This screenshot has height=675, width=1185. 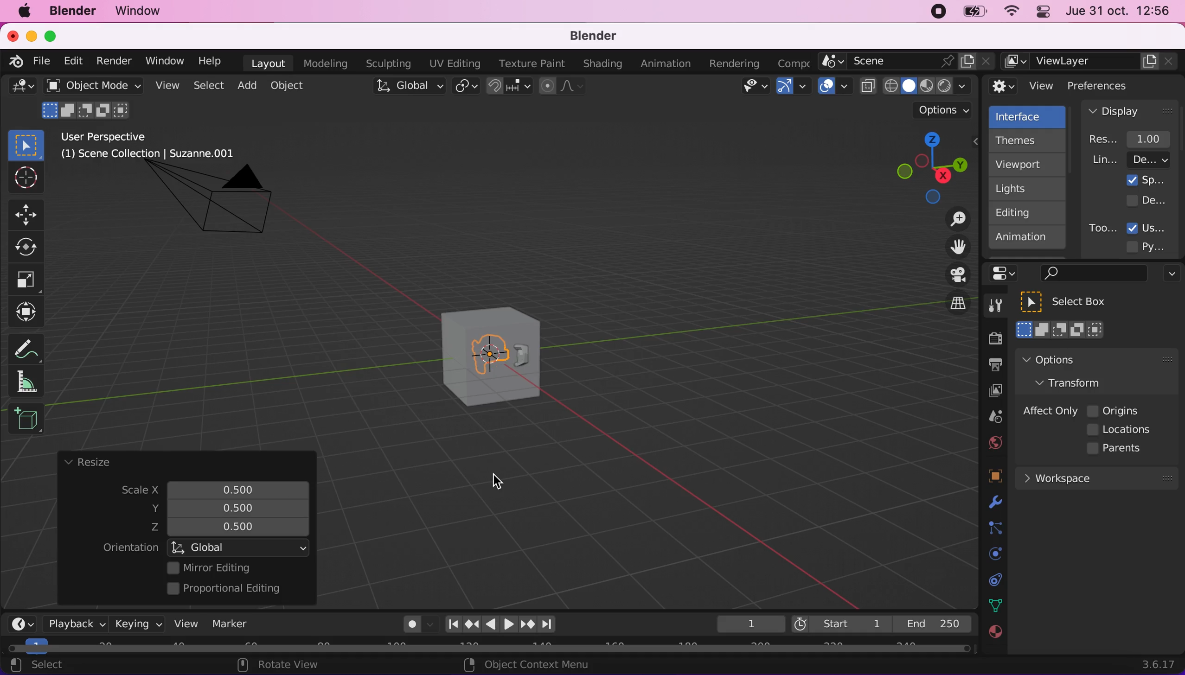 I want to click on annotate, so click(x=30, y=346).